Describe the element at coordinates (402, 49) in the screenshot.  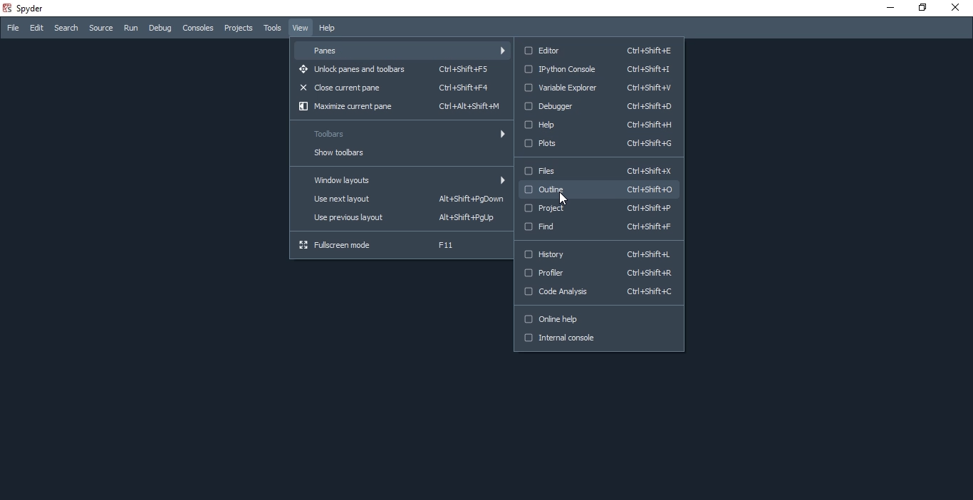
I see `Panes` at that location.